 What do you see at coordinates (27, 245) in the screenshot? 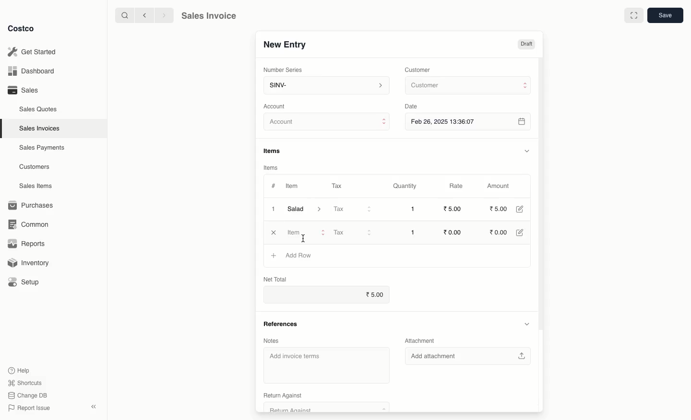
I see `Reports` at bounding box center [27, 245].